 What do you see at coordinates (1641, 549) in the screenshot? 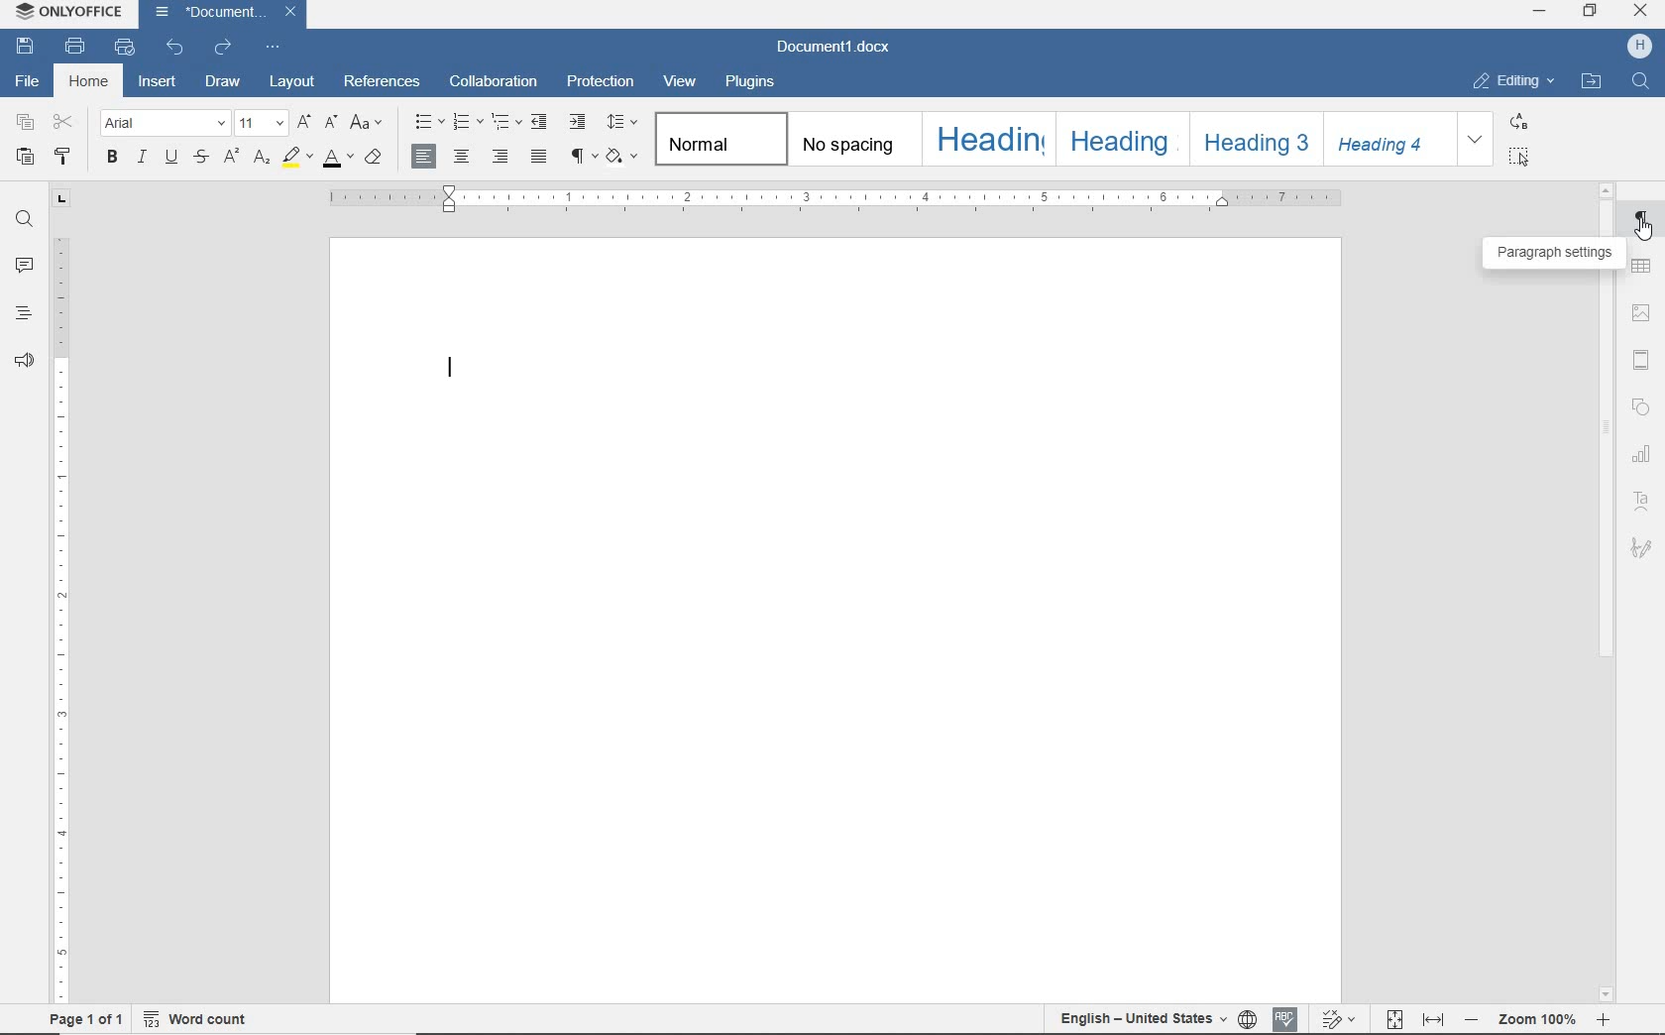
I see `signature` at bounding box center [1641, 549].